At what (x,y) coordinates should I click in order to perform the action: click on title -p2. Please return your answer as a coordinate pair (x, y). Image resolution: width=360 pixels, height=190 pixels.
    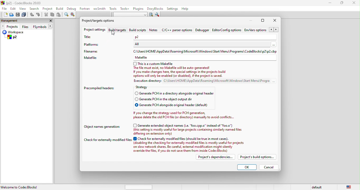
    Looking at the image, I should click on (181, 37).